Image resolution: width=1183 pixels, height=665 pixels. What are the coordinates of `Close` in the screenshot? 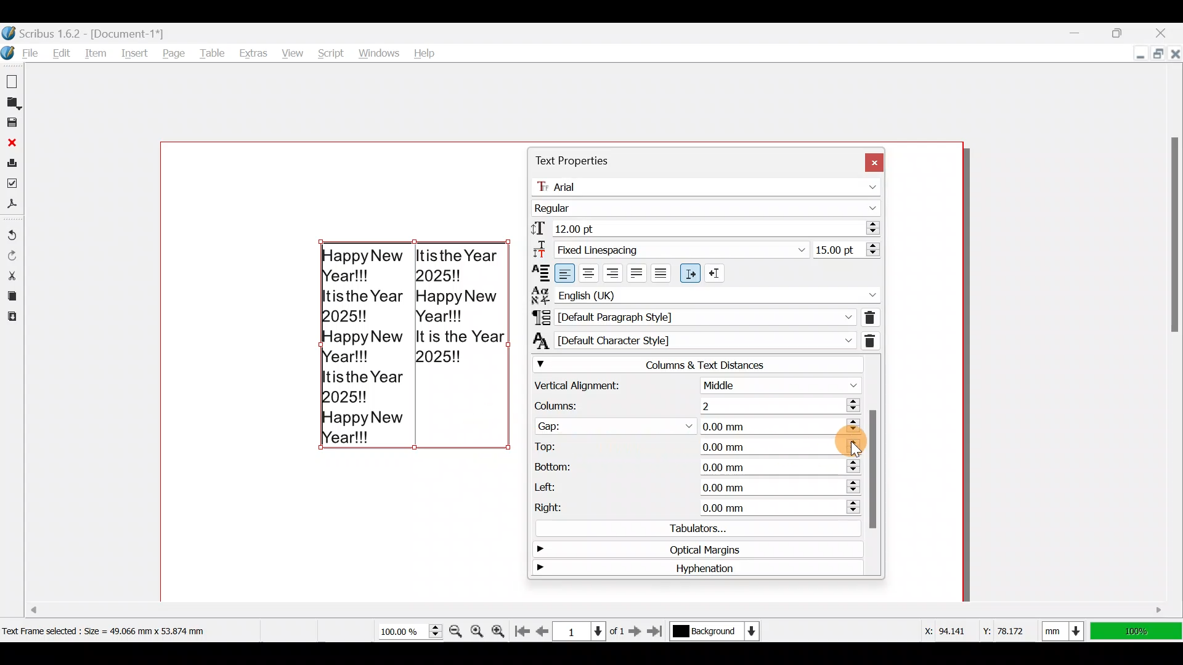 It's located at (1174, 53).